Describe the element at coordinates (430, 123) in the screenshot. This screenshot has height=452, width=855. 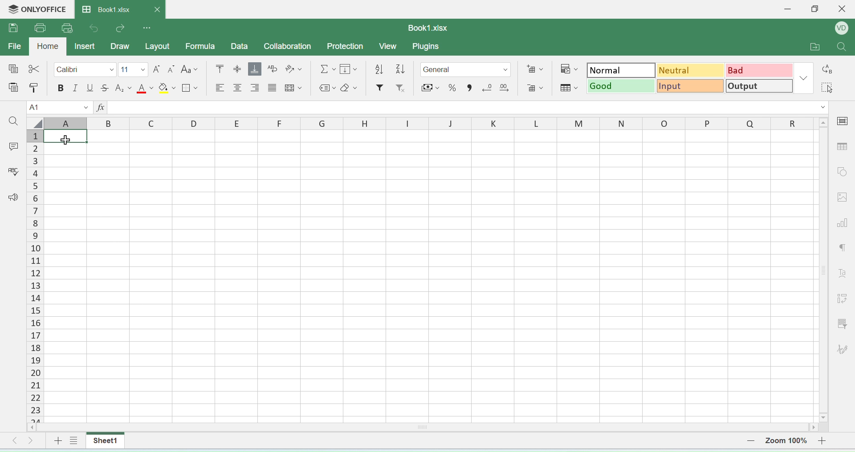
I see `row headers` at that location.